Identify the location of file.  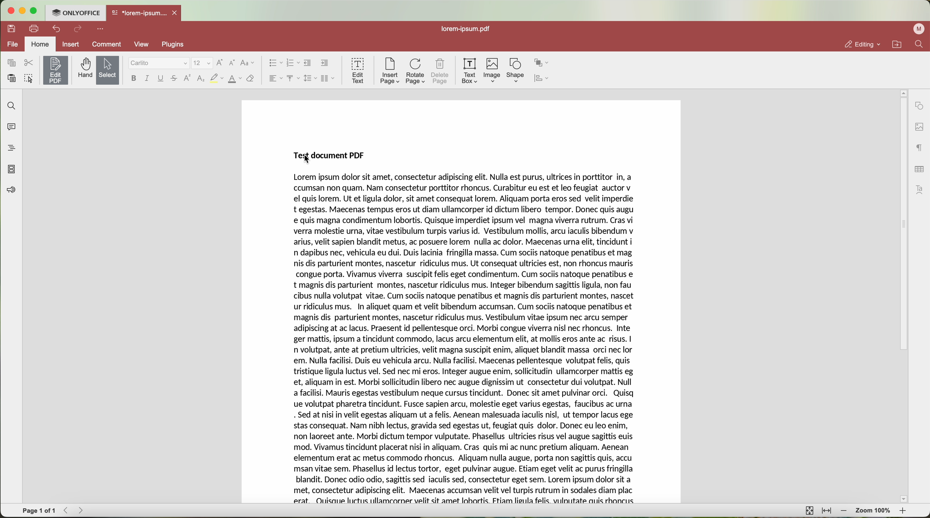
(13, 44).